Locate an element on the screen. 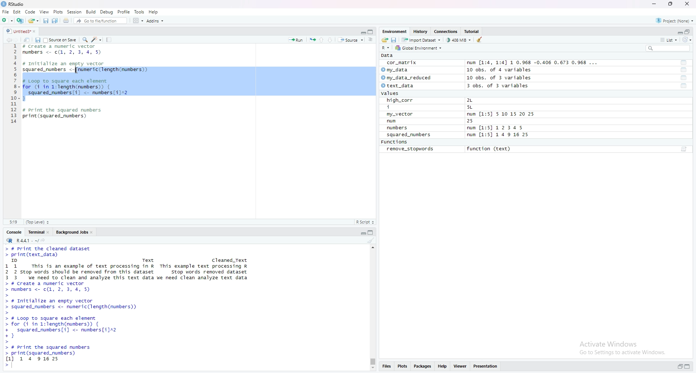 This screenshot has height=373, width=696. Terminal is located at coordinates (35, 231).